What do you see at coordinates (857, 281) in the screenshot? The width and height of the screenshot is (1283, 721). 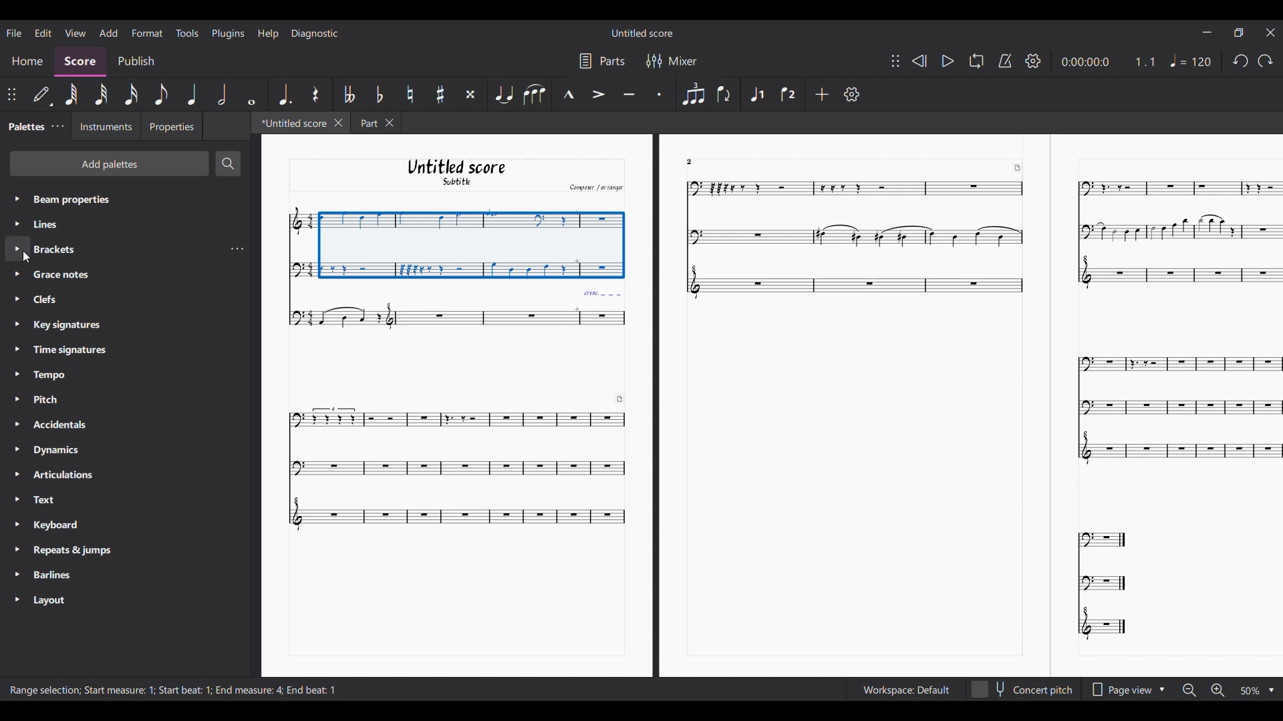 I see `` at bounding box center [857, 281].